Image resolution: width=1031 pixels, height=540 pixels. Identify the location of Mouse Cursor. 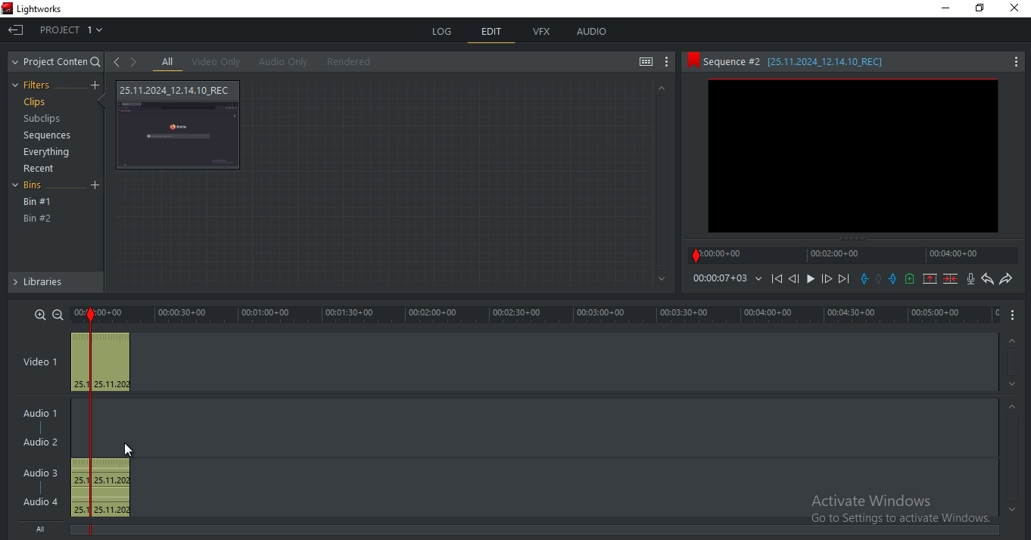
(127, 448).